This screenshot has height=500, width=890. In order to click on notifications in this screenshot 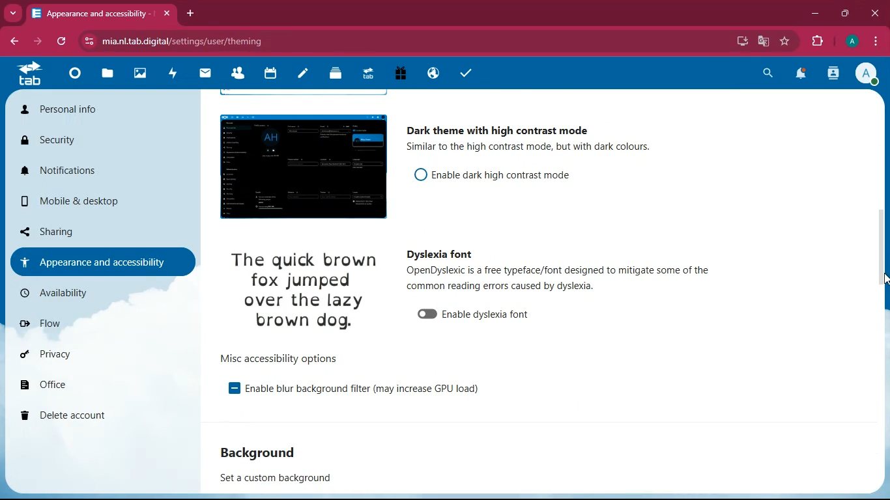, I will do `click(89, 170)`.